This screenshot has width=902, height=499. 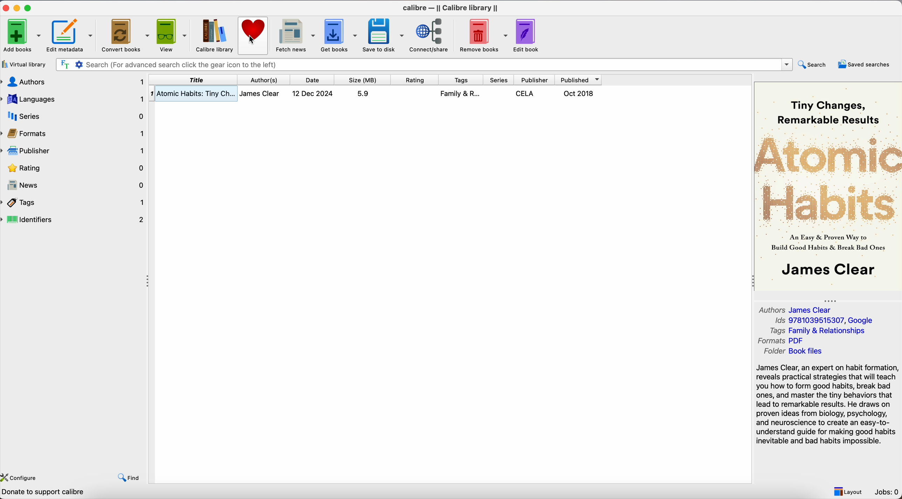 I want to click on author(s), so click(x=265, y=79).